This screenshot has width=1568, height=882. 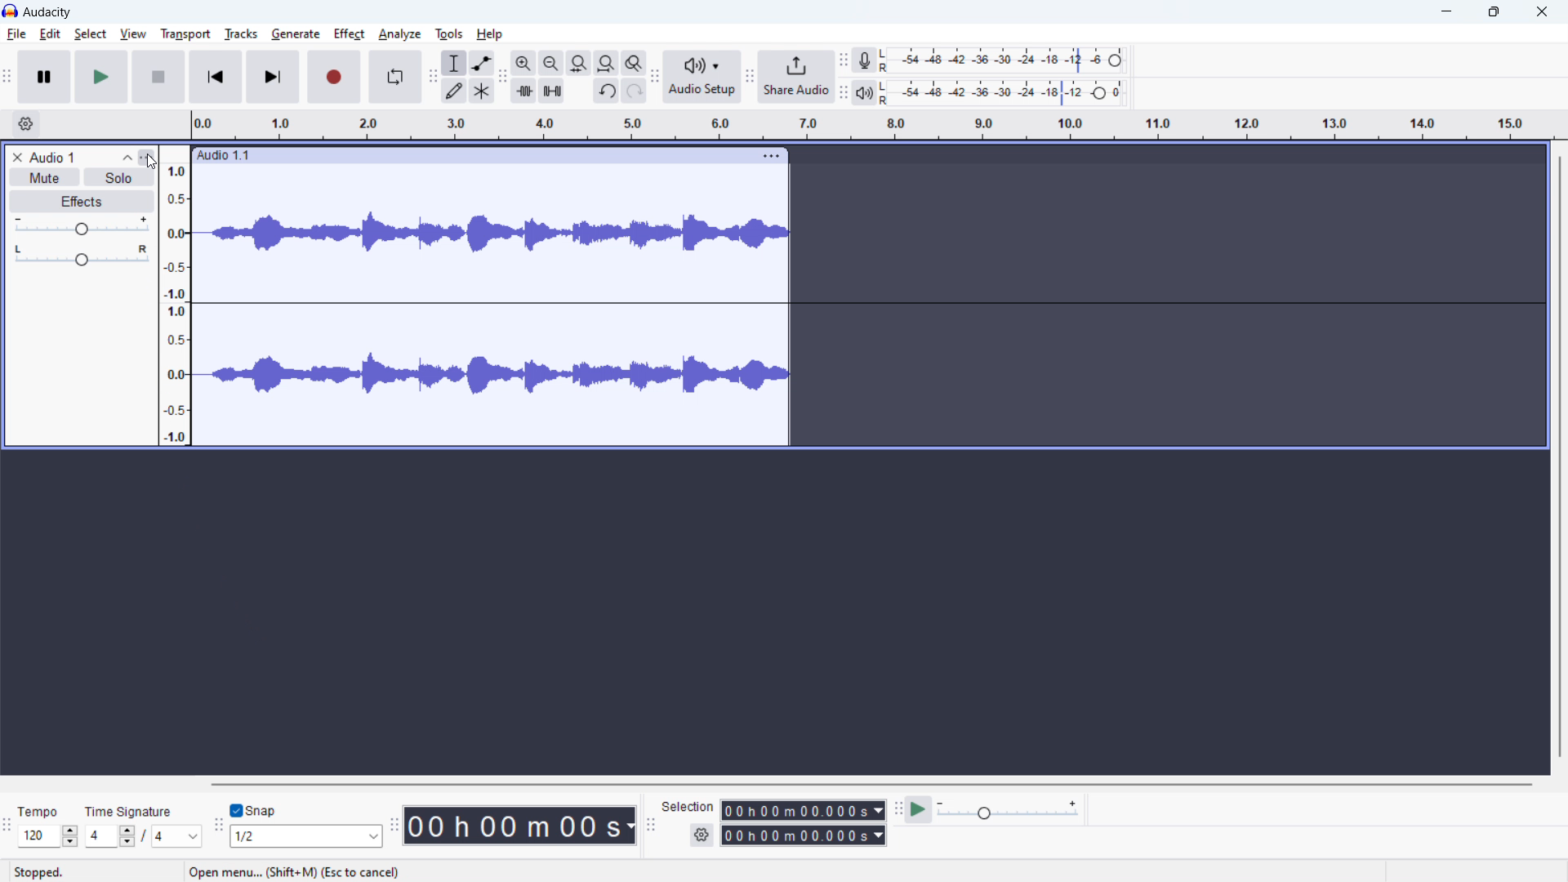 What do you see at coordinates (606, 91) in the screenshot?
I see `undo` at bounding box center [606, 91].